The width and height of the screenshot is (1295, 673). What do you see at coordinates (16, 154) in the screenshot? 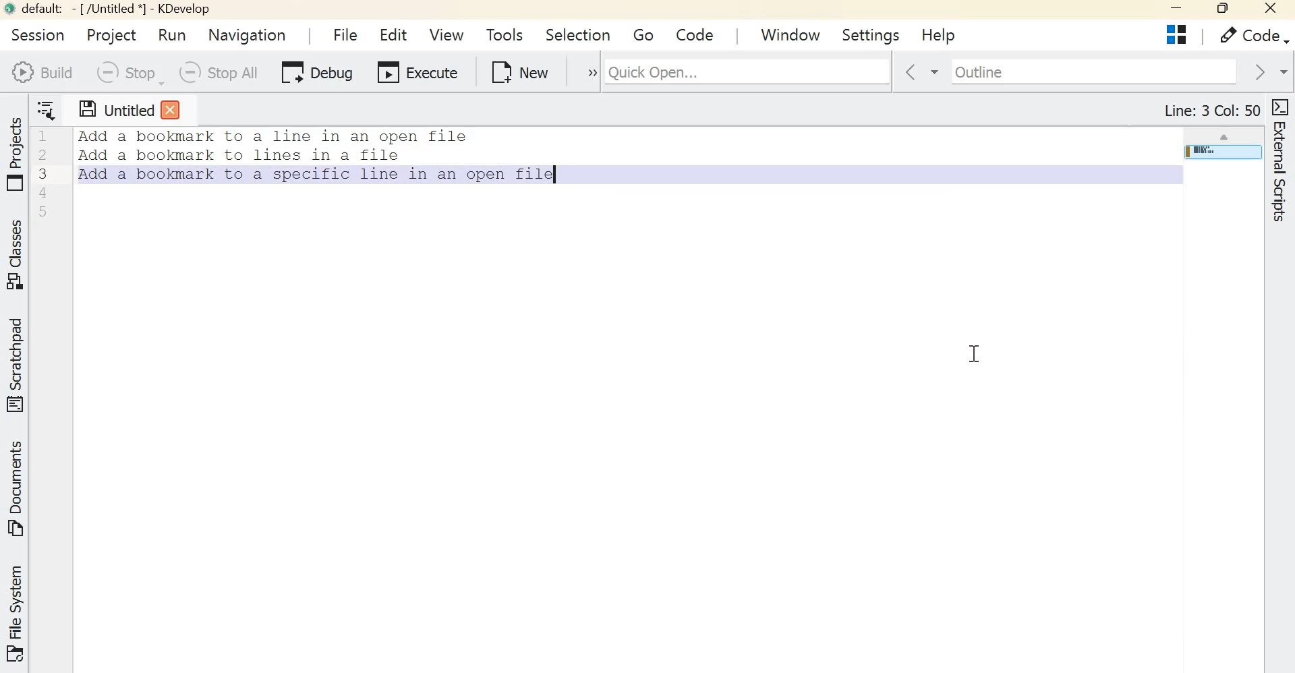
I see `Projects` at bounding box center [16, 154].